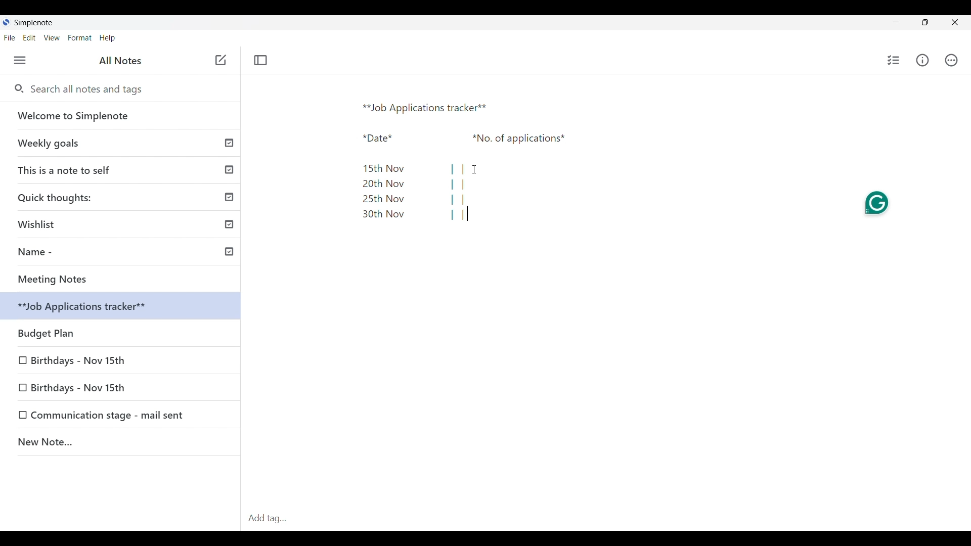  I want to click on Birthdays - Nov 15th, so click(79, 358).